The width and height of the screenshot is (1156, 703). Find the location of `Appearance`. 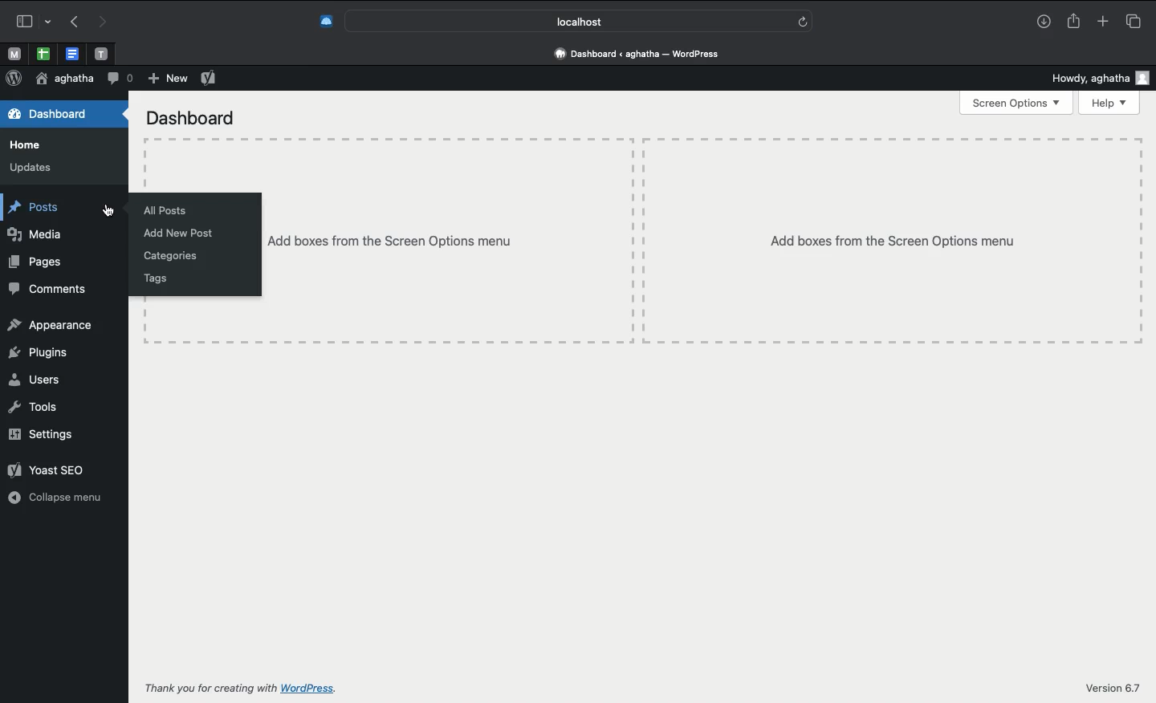

Appearance is located at coordinates (54, 324).